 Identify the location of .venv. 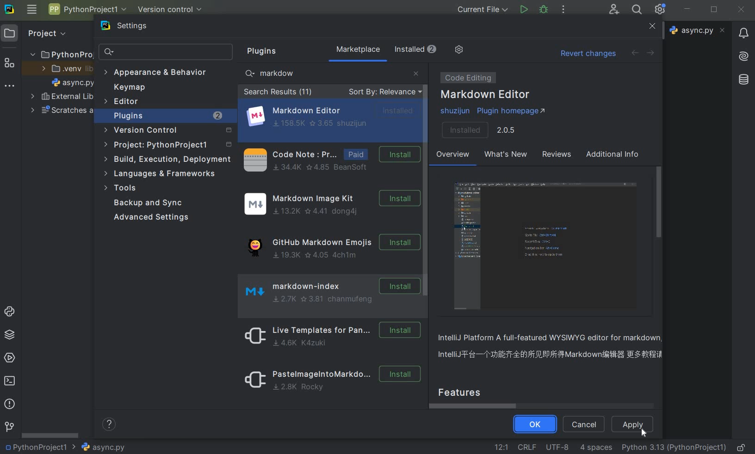
(64, 68).